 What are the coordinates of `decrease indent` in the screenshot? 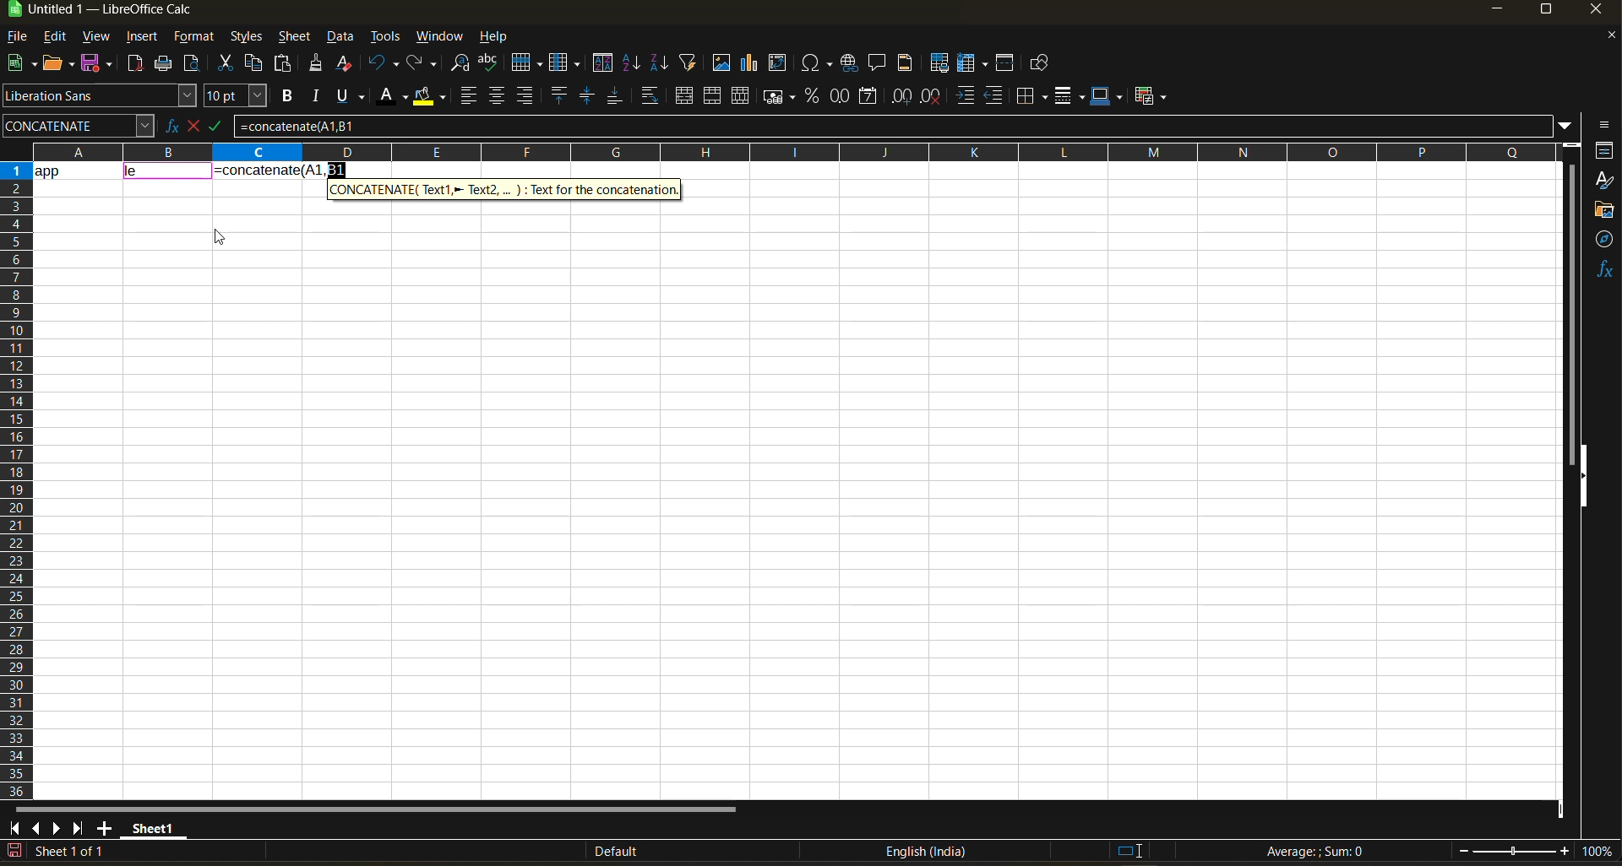 It's located at (998, 96).